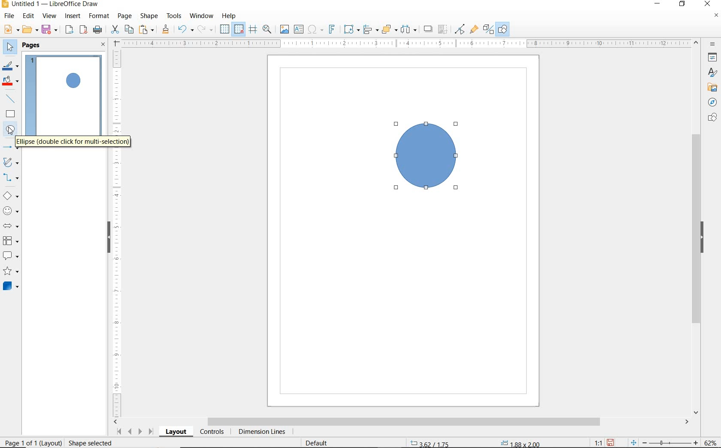  I want to click on RECTANGLE, so click(10, 115).